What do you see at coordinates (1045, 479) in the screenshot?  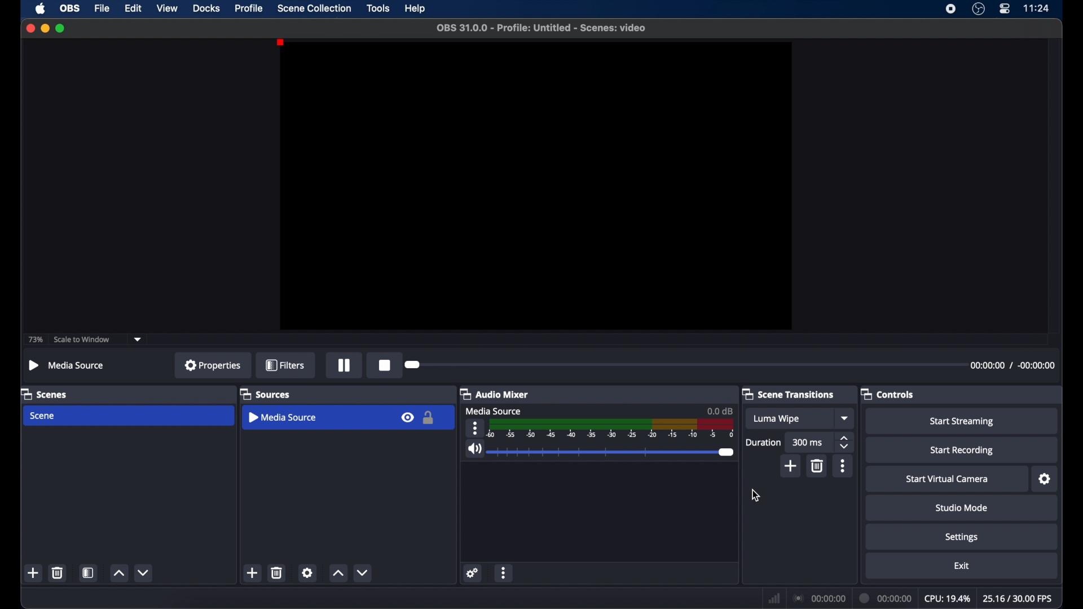 I see `settings` at bounding box center [1045, 479].